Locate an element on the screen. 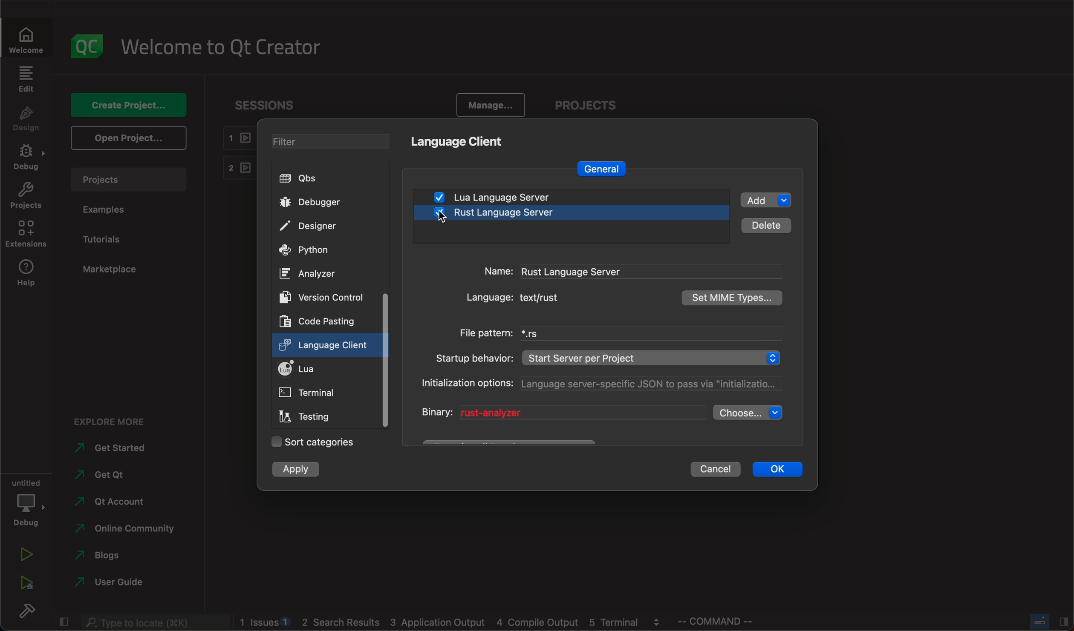 The width and height of the screenshot is (1074, 631). clicked is located at coordinates (326, 346).